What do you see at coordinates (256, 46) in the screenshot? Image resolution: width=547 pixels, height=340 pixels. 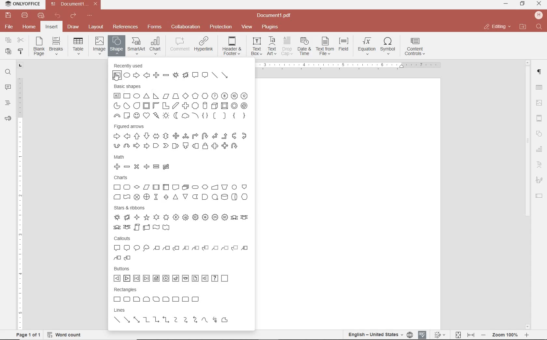 I see `INSERT TEXT BOX` at bounding box center [256, 46].